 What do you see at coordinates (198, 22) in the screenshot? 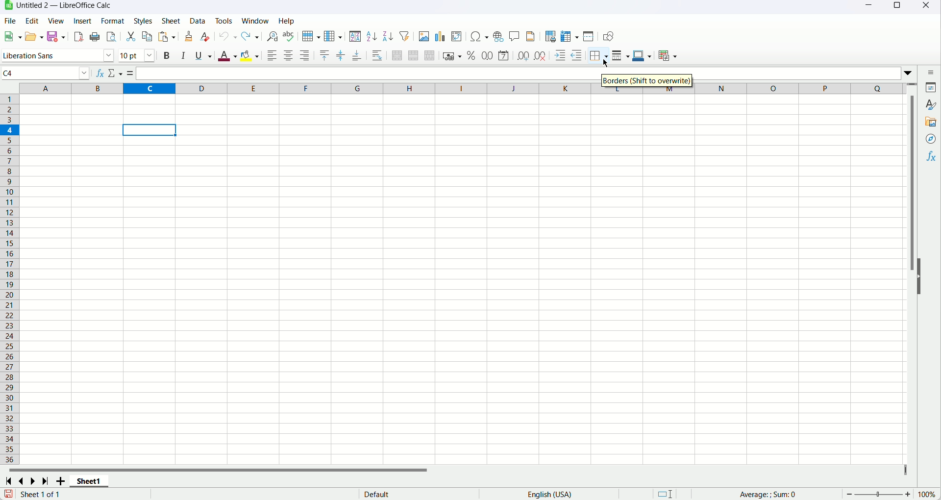
I see `Data` at bounding box center [198, 22].